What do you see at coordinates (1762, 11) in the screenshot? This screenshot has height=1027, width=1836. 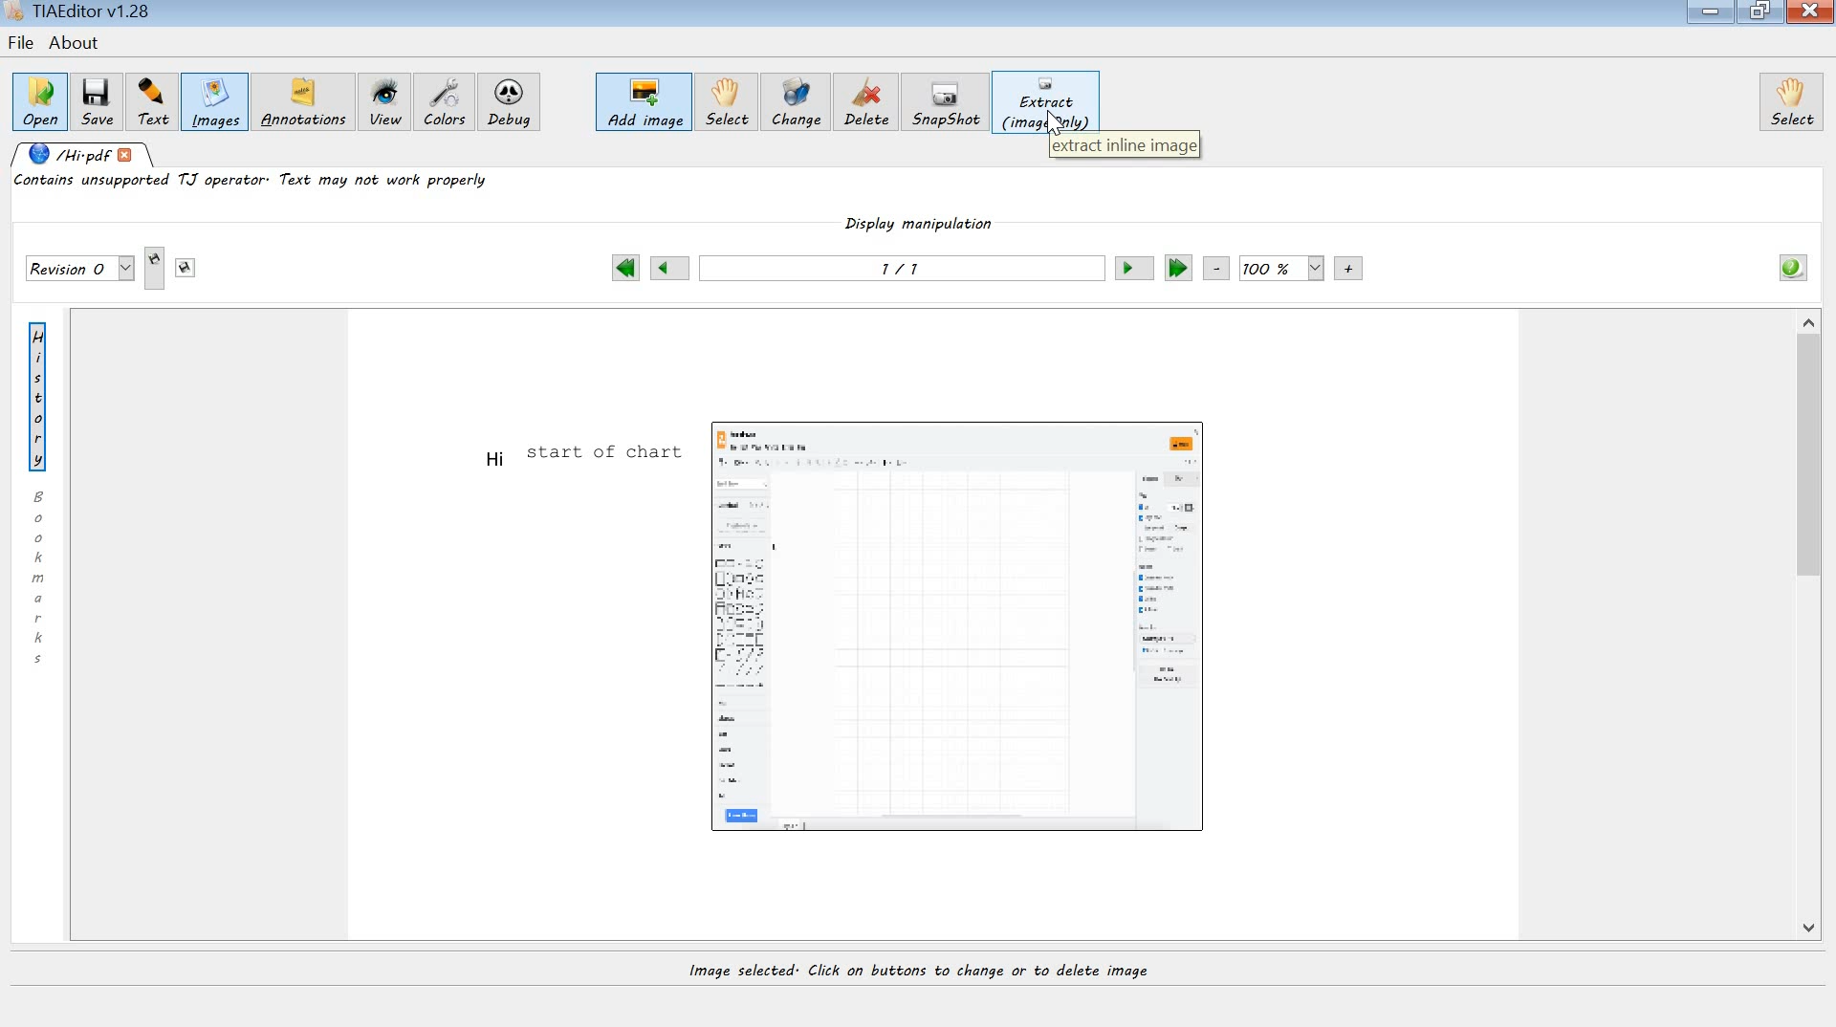 I see `restore down` at bounding box center [1762, 11].